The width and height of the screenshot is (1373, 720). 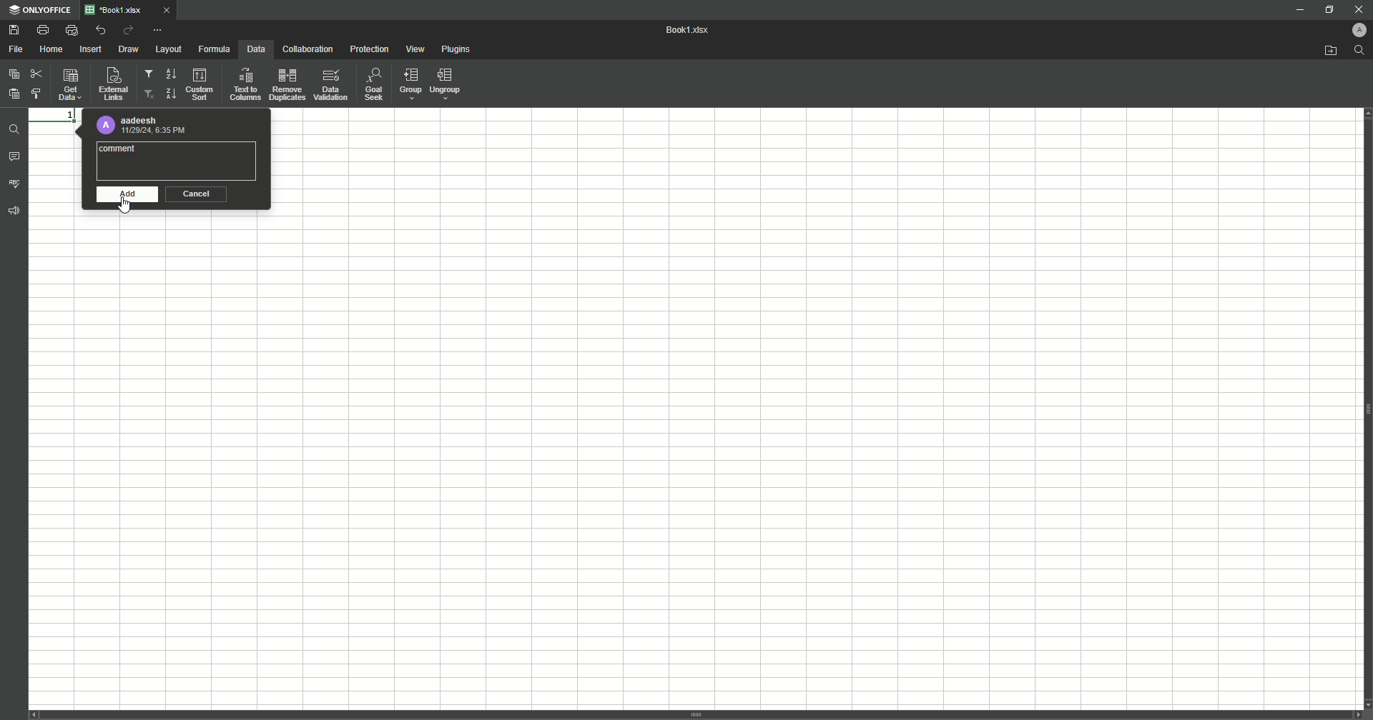 What do you see at coordinates (36, 71) in the screenshot?
I see `Cut` at bounding box center [36, 71].